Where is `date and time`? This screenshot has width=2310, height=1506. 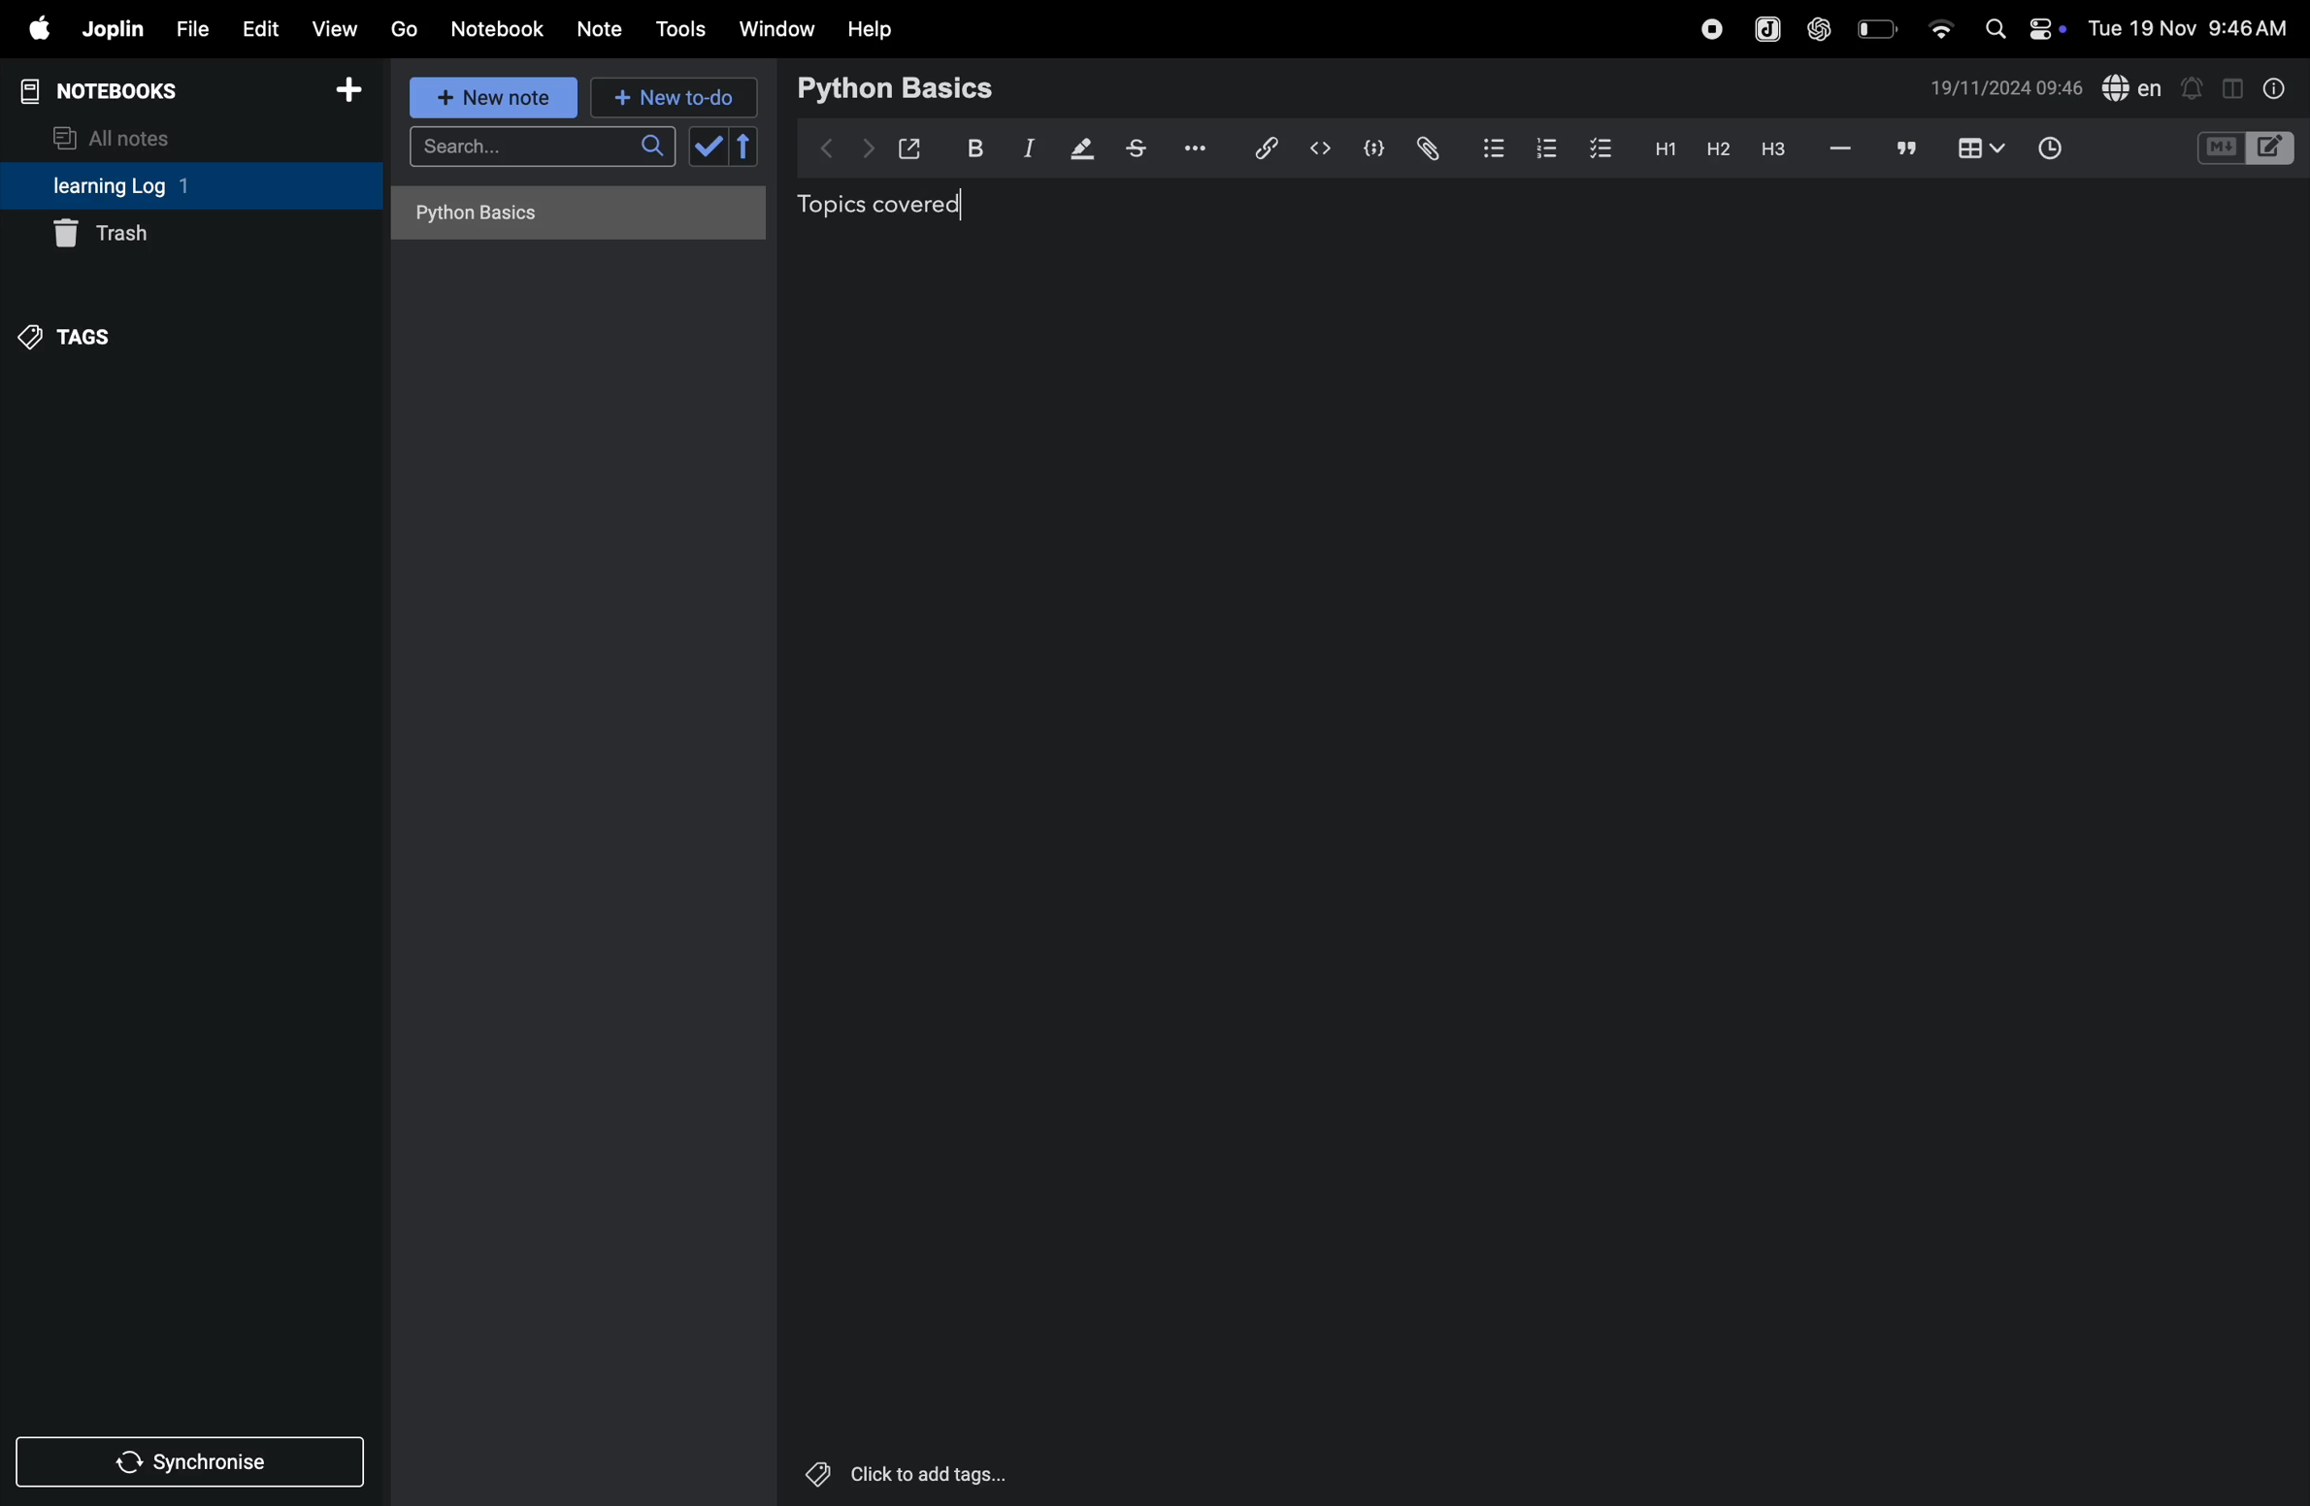
date and time is located at coordinates (2006, 88).